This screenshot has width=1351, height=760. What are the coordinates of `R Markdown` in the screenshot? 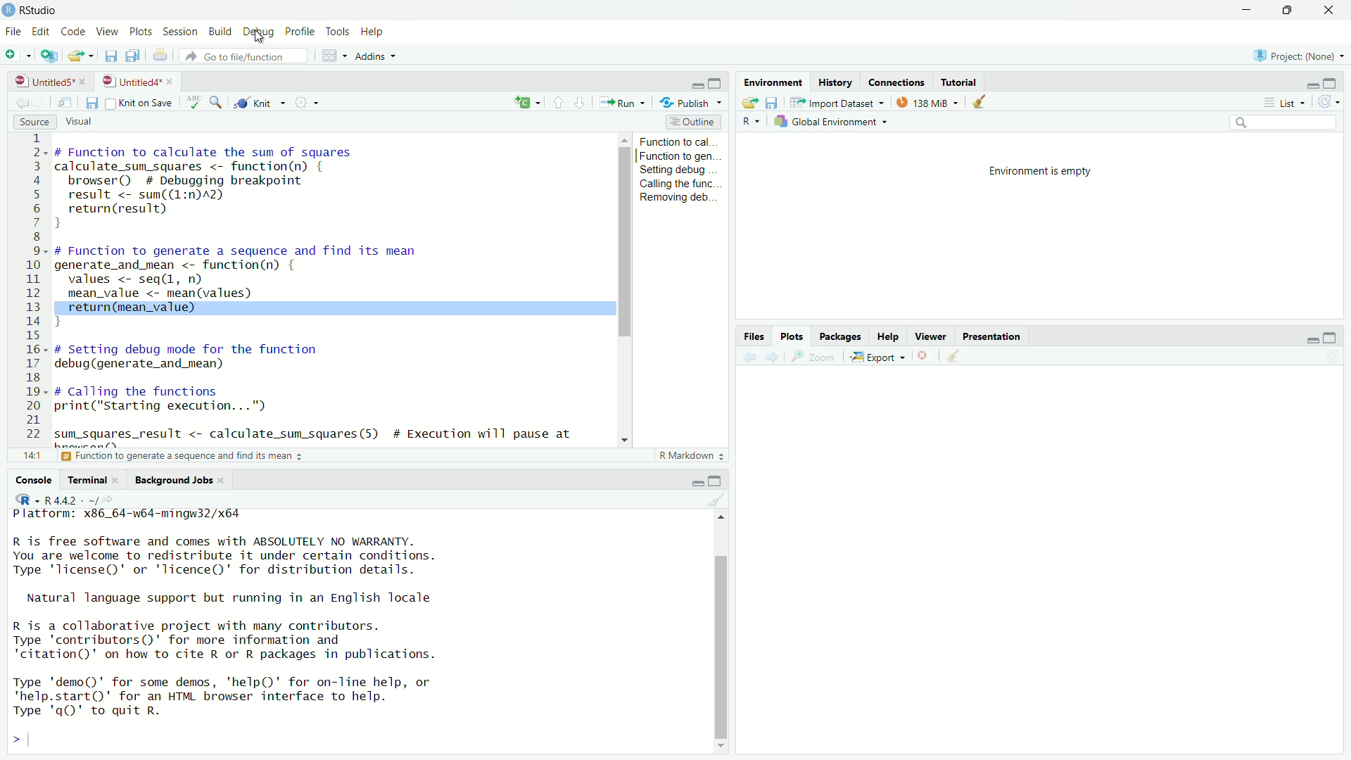 It's located at (687, 452).